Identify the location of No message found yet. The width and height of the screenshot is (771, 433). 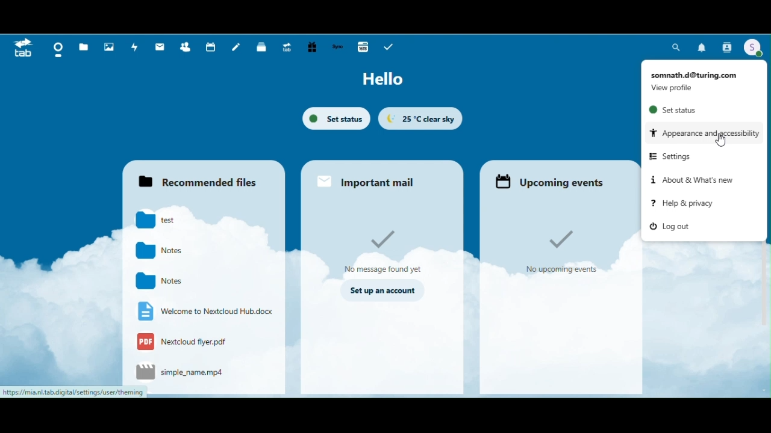
(383, 251).